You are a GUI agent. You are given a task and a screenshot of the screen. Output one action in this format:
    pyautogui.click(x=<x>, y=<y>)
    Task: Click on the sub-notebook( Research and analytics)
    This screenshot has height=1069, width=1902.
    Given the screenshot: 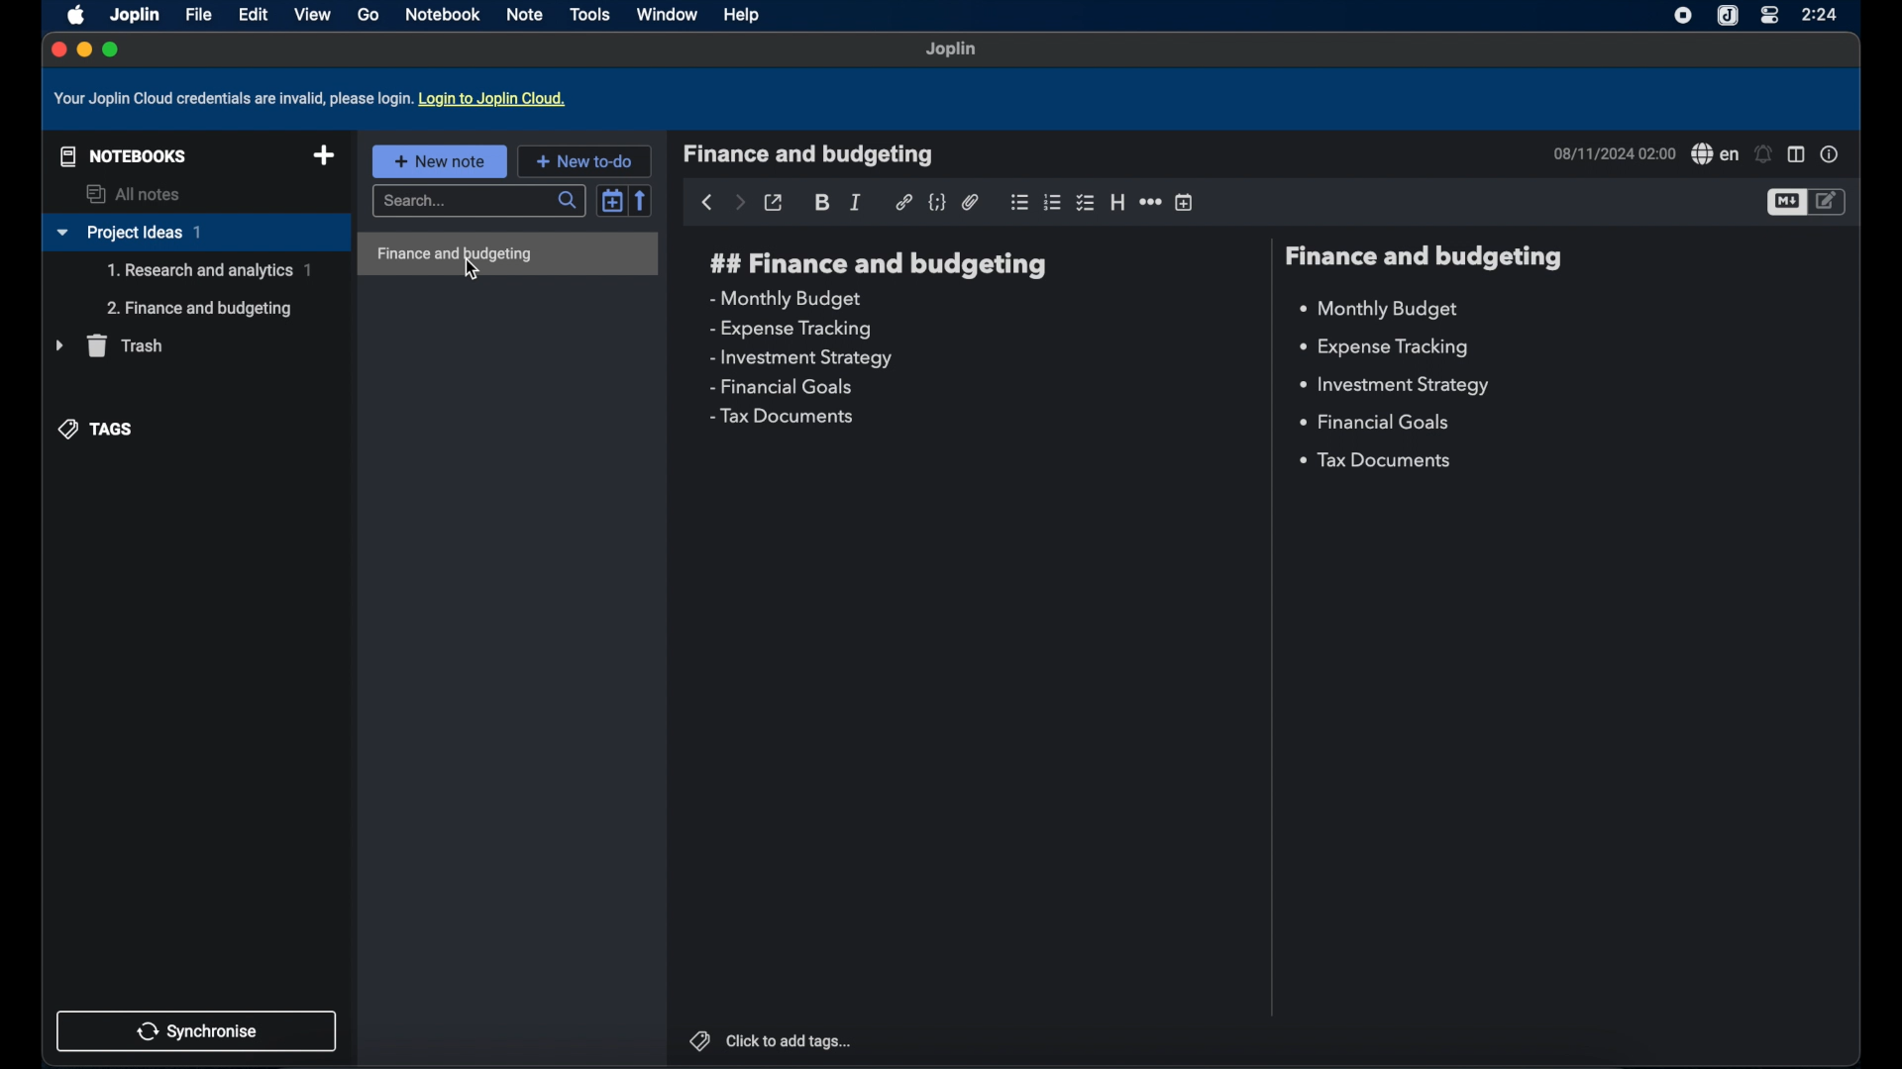 What is the action you would take?
    pyautogui.click(x=209, y=270)
    